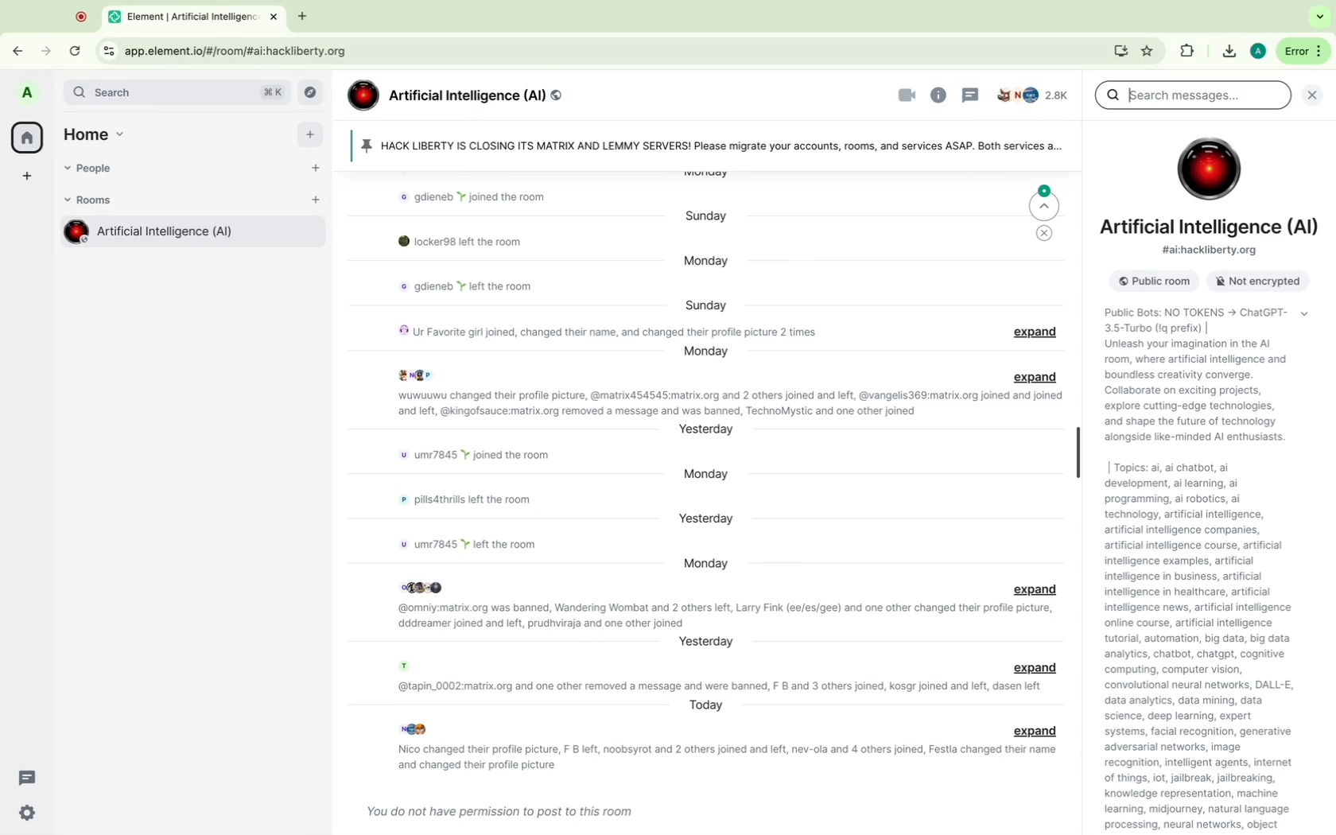  Describe the element at coordinates (95, 169) in the screenshot. I see `people` at that location.